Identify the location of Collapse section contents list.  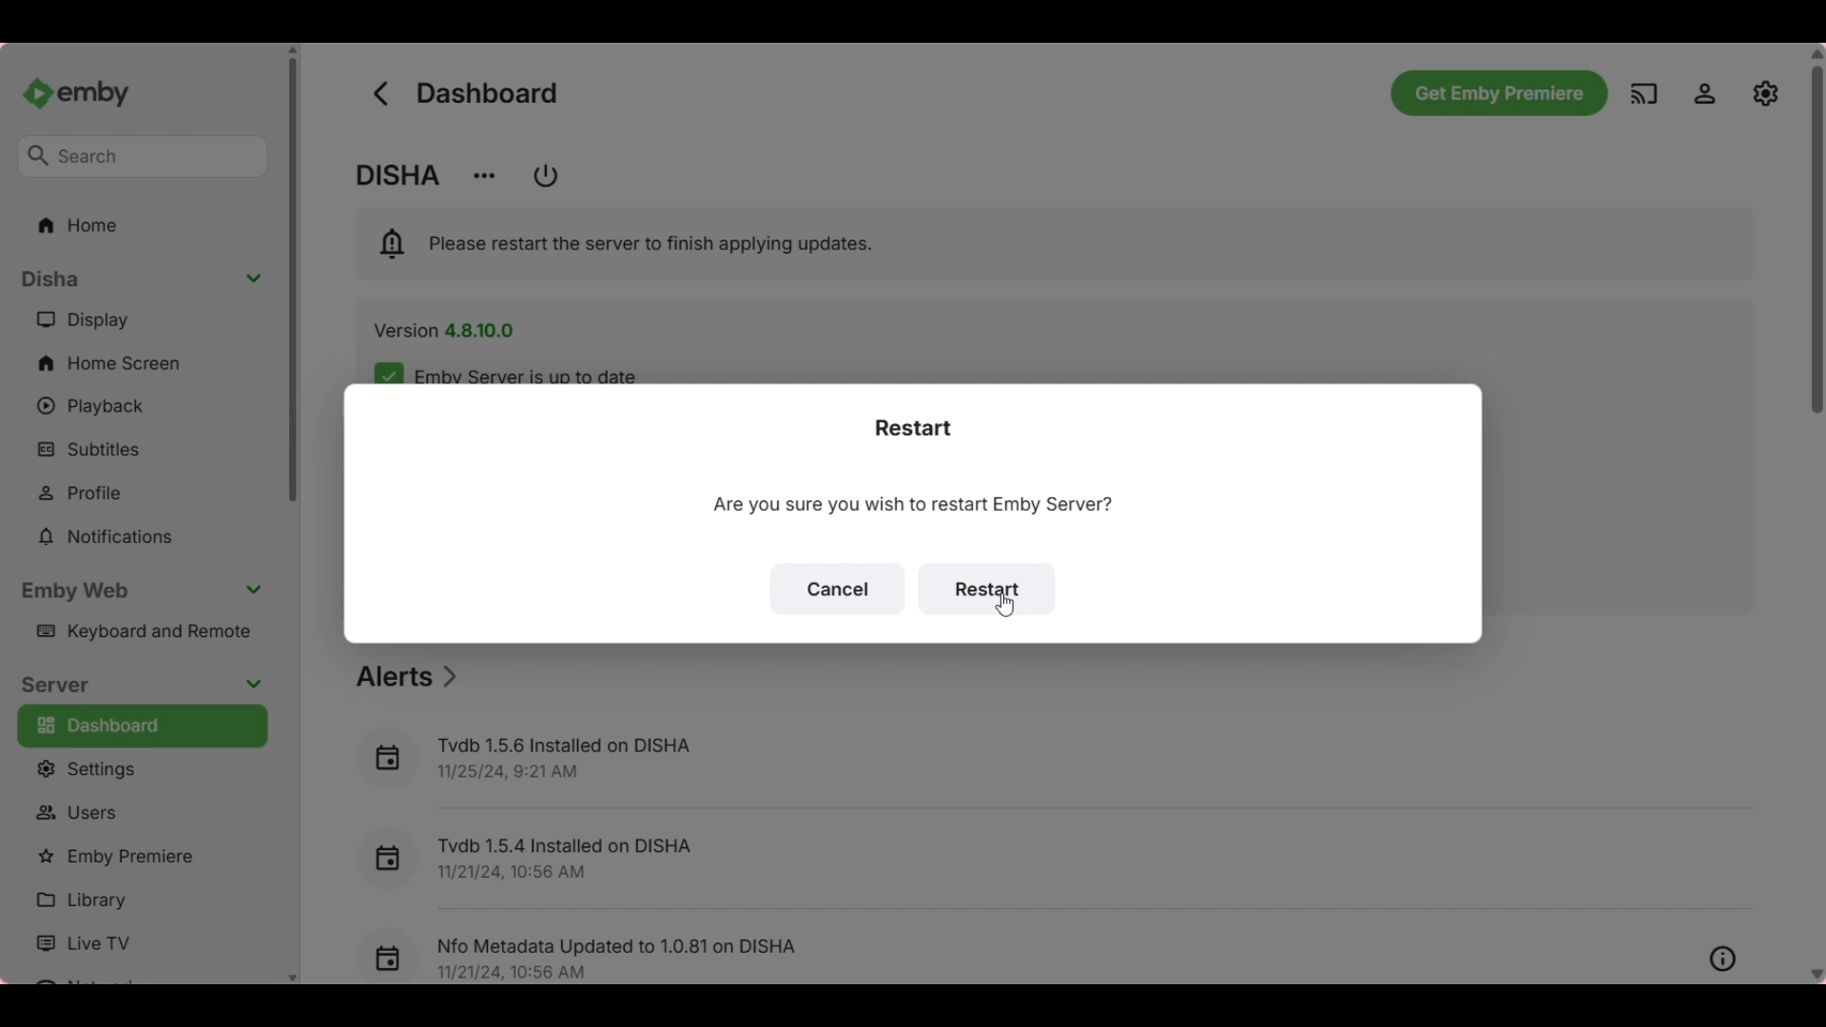
(142, 280).